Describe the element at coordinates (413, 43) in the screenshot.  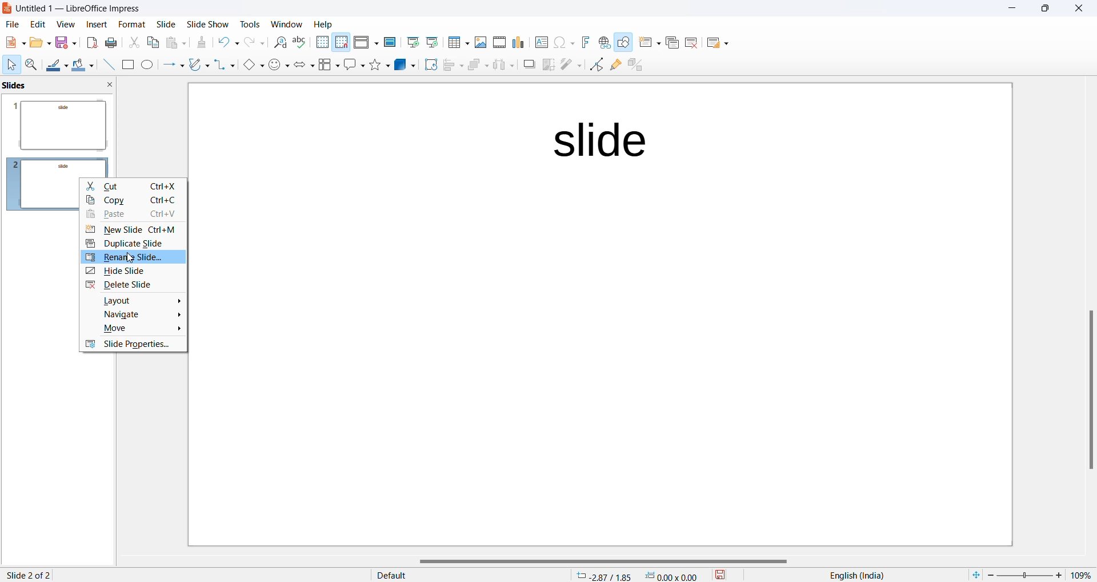
I see `Start from first slide` at that location.